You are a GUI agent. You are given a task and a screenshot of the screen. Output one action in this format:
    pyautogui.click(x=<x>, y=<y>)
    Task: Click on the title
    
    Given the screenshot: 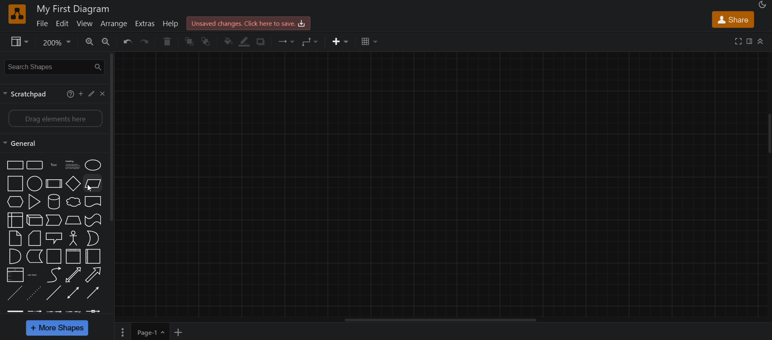 What is the action you would take?
    pyautogui.click(x=74, y=8)
    